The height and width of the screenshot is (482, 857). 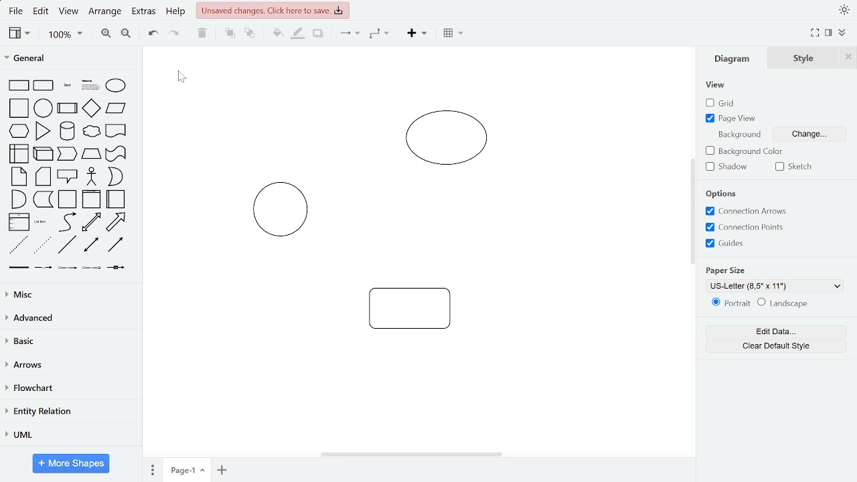 I want to click on tape, so click(x=116, y=154).